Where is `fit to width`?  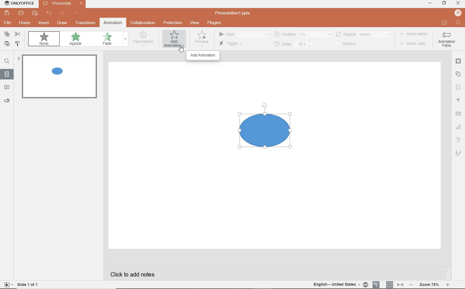 fit to width is located at coordinates (401, 284).